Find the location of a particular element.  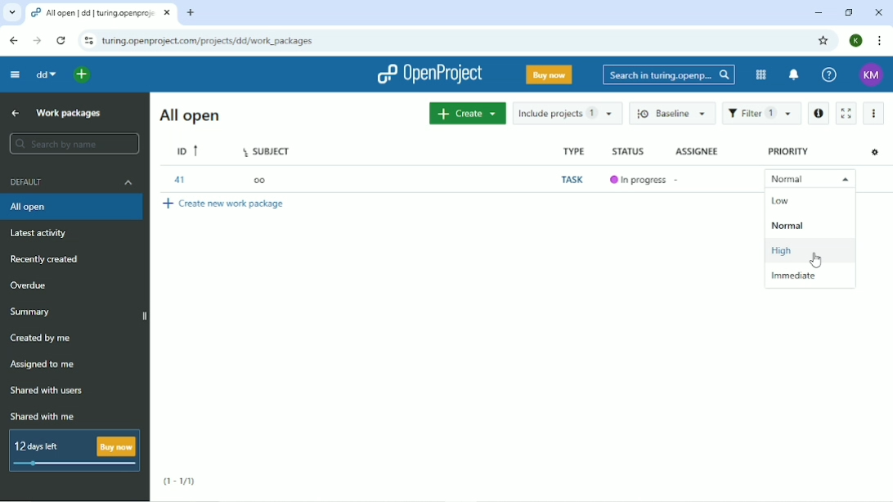

Forward is located at coordinates (37, 41).